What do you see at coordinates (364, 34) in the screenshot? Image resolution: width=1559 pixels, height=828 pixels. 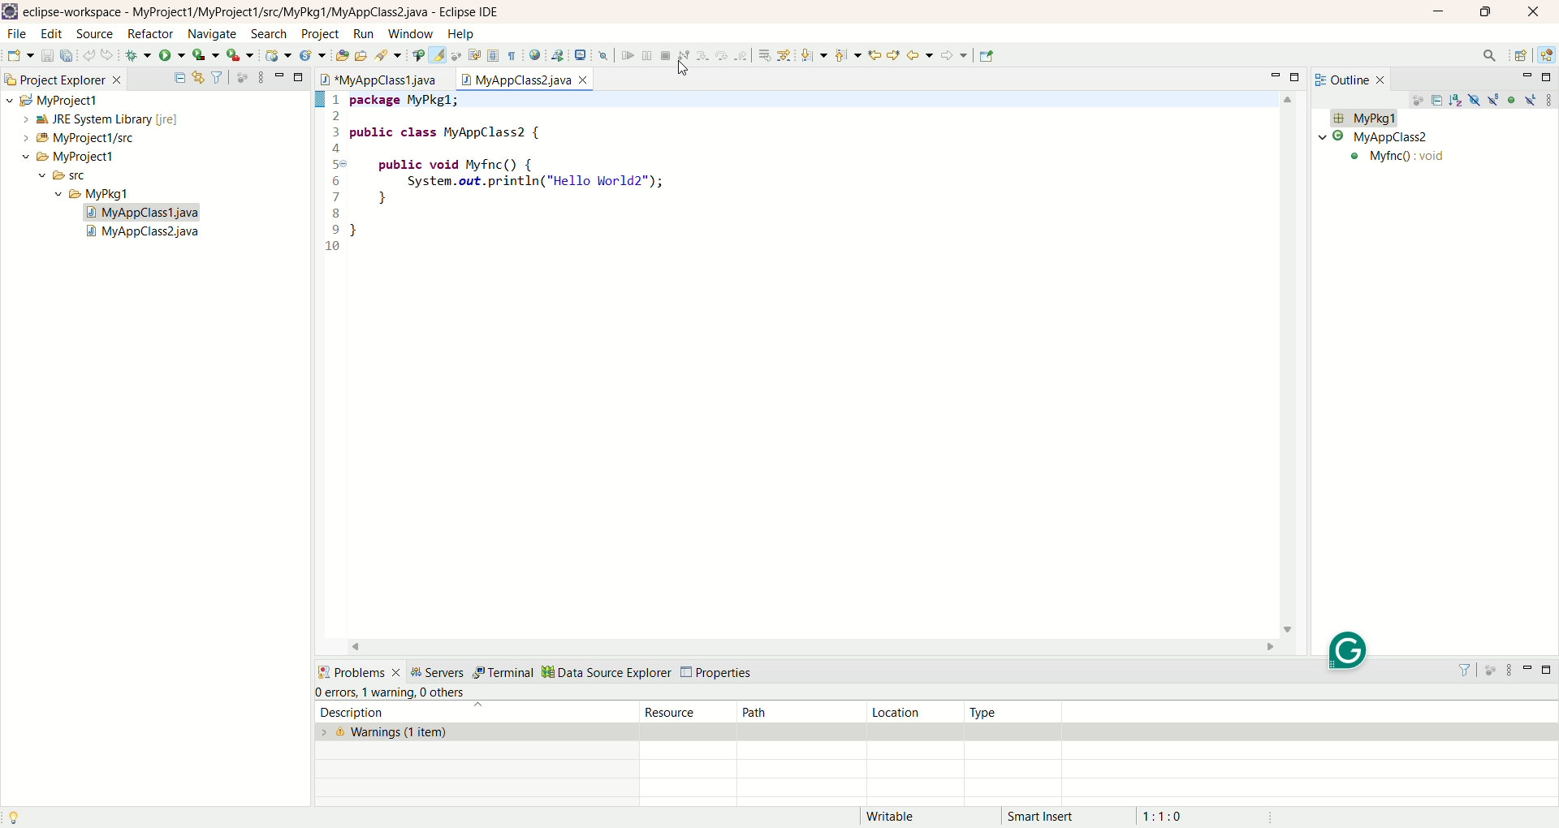 I see `run` at bounding box center [364, 34].